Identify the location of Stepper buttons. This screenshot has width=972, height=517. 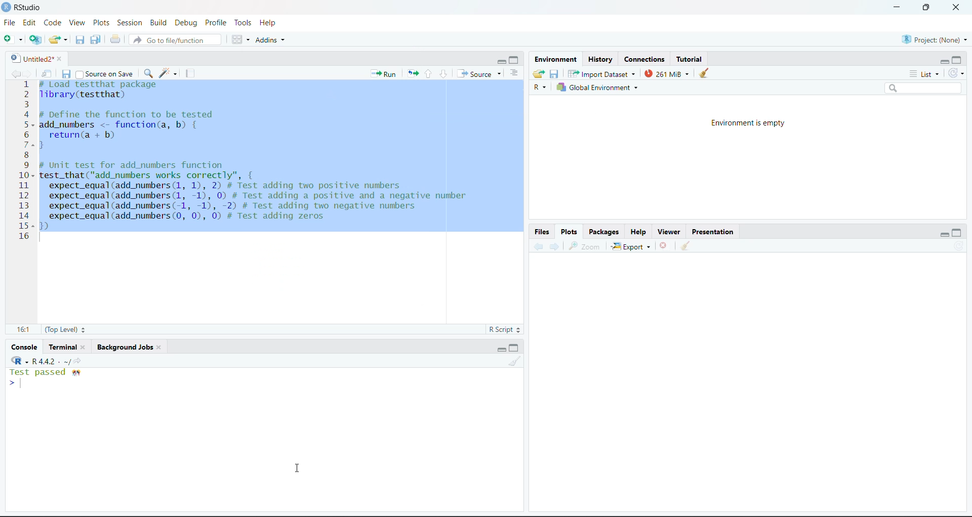
(86, 329).